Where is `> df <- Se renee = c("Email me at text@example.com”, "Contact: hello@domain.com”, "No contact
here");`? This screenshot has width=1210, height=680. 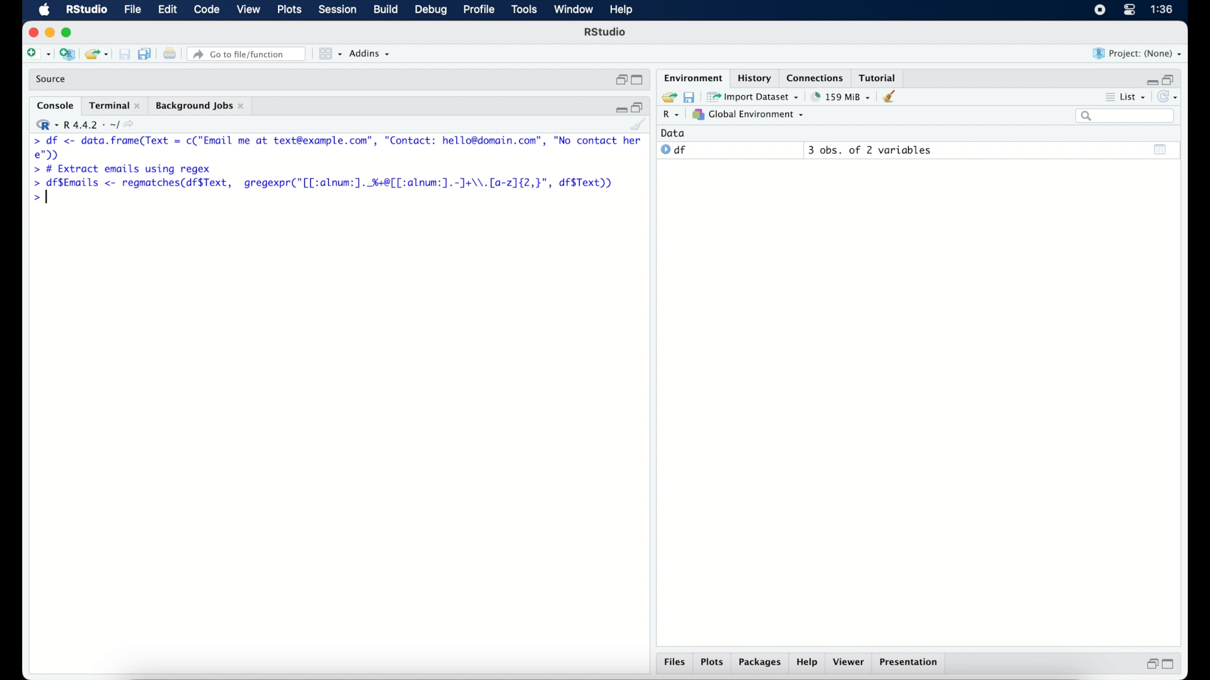
> df <- Se renee = c("Email me at text@example.com”, "Contact: hello@domain.com”, "No contact
here"); is located at coordinates (338, 148).